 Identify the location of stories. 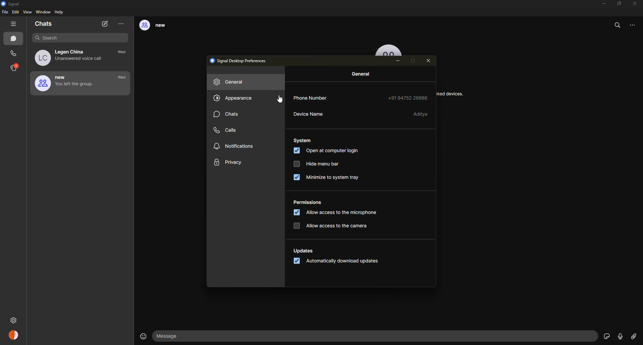
(15, 68).